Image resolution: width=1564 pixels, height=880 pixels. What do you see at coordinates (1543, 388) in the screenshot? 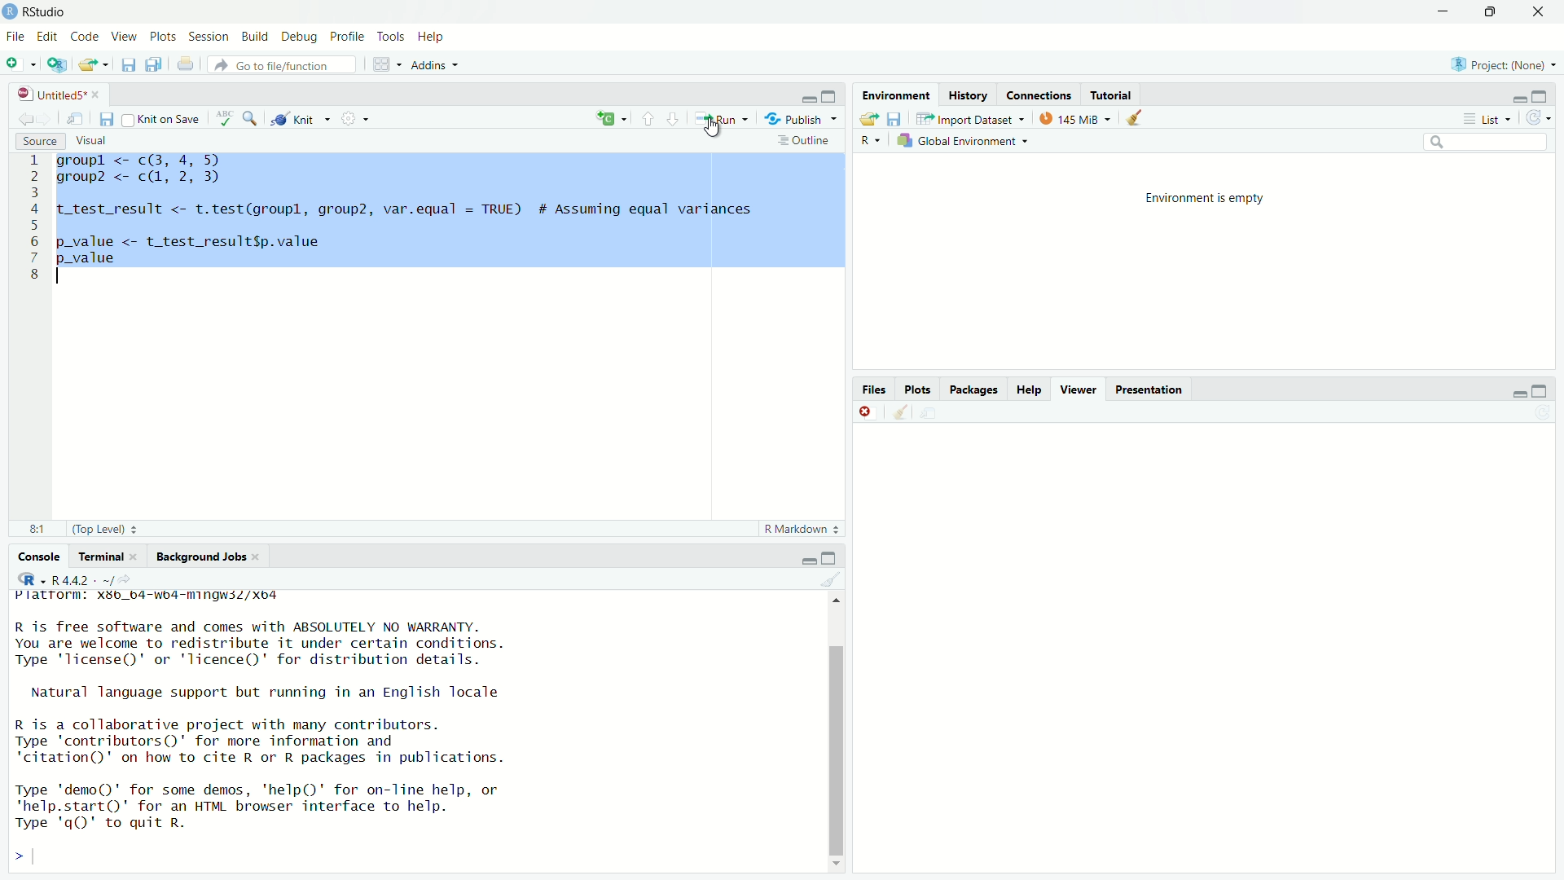
I see `maximise` at bounding box center [1543, 388].